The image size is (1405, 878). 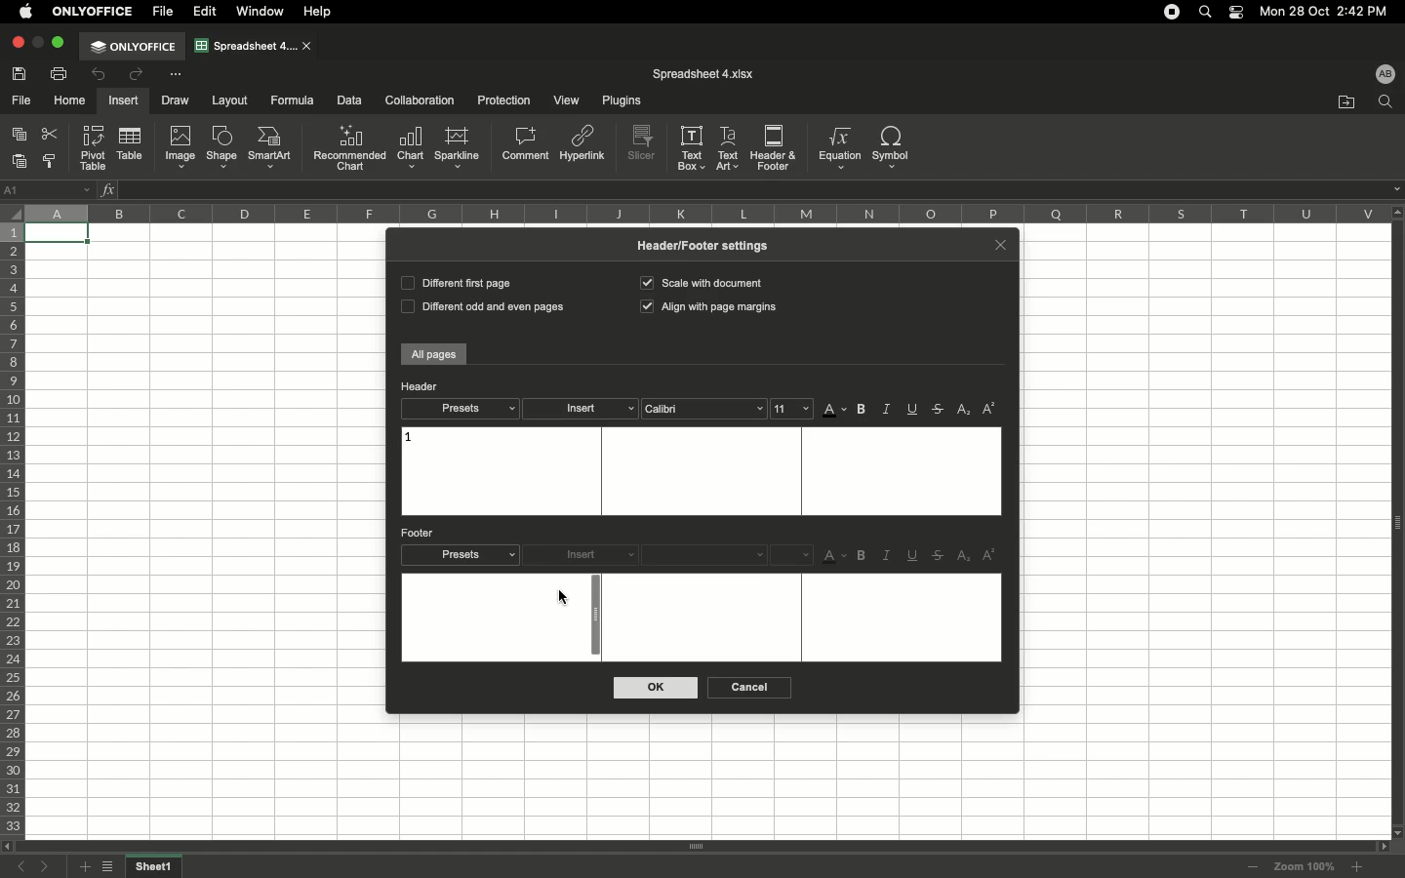 I want to click on Undo, so click(x=100, y=76).